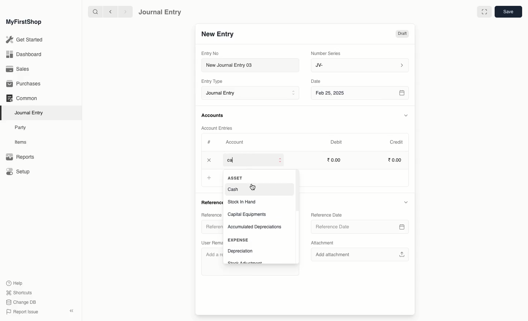  I want to click on Help, so click(14, 283).